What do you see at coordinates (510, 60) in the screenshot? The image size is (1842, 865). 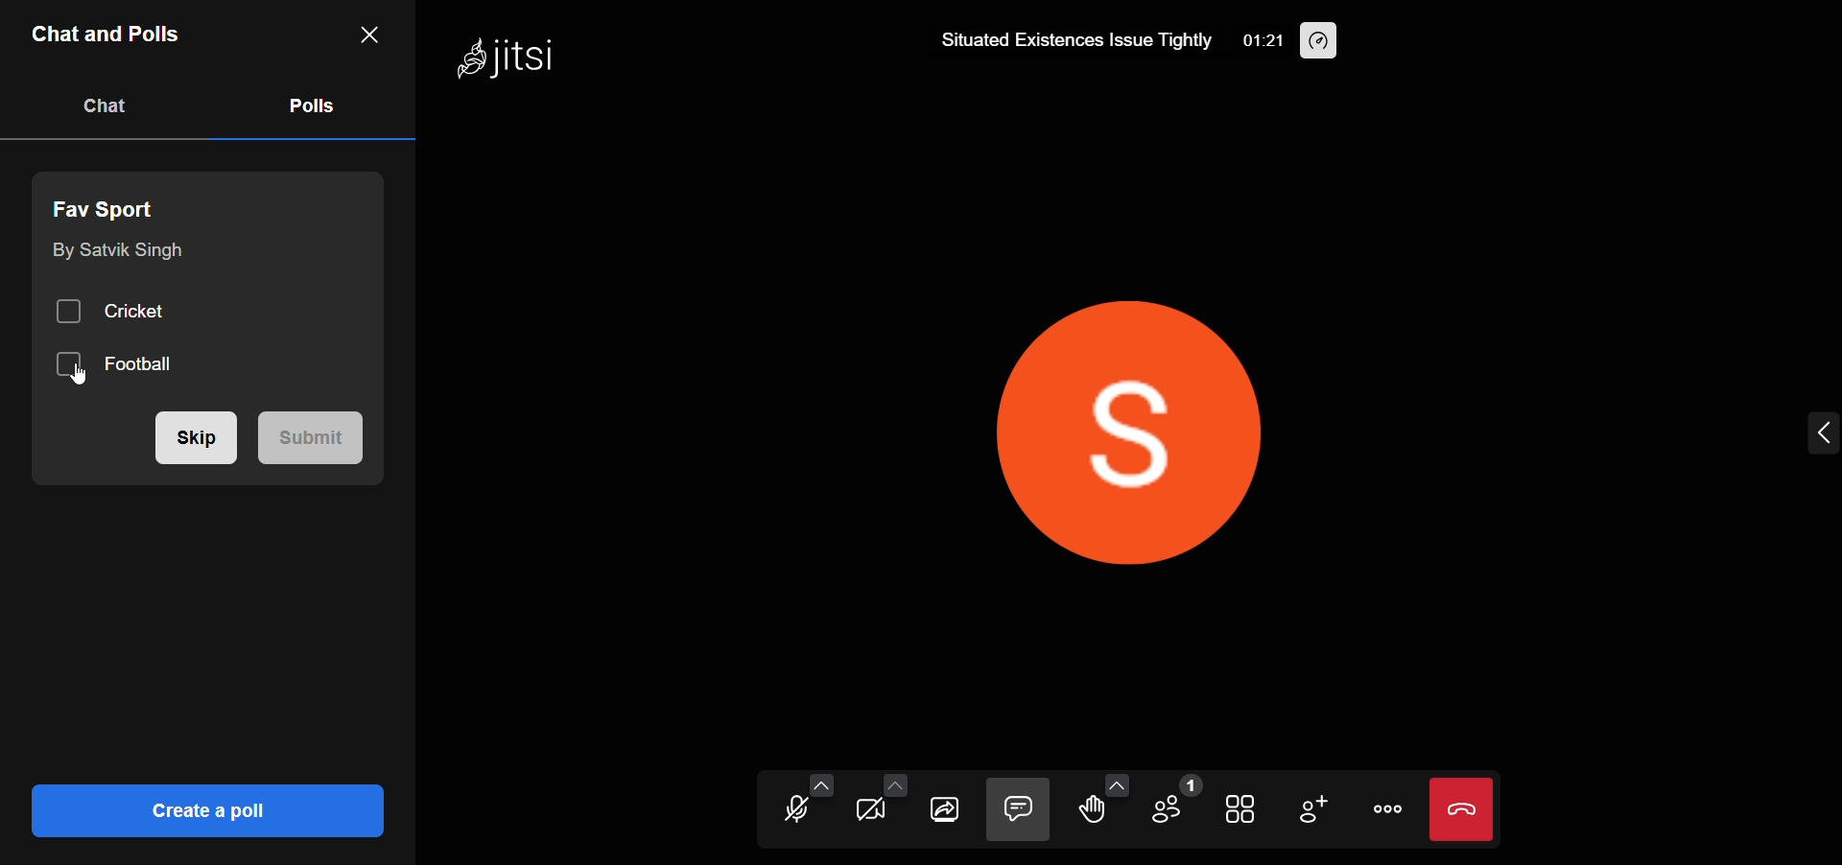 I see `jitsi` at bounding box center [510, 60].